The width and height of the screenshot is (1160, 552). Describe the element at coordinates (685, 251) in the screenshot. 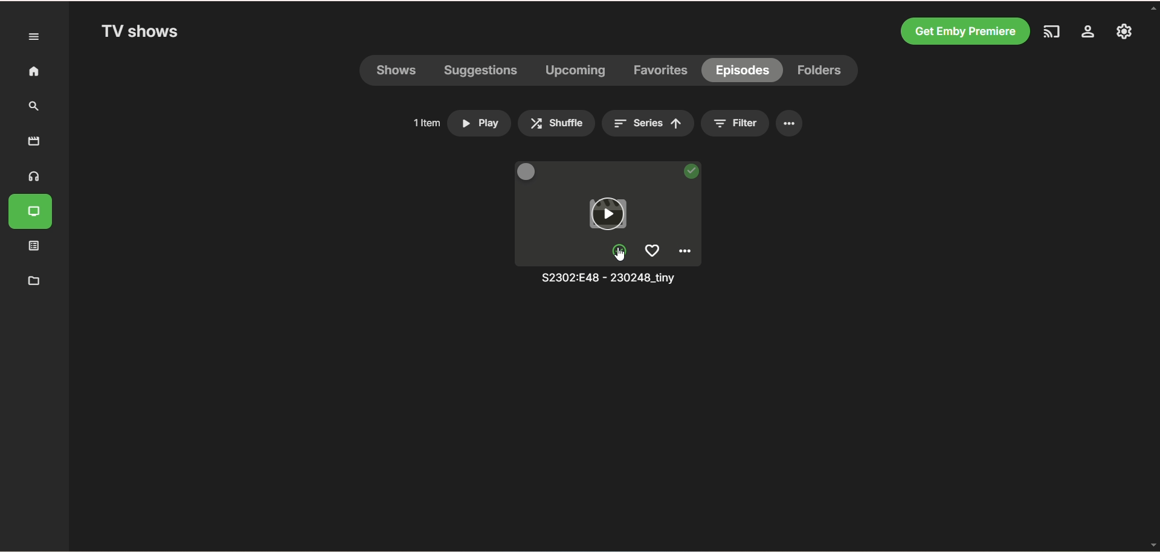

I see `options` at that location.